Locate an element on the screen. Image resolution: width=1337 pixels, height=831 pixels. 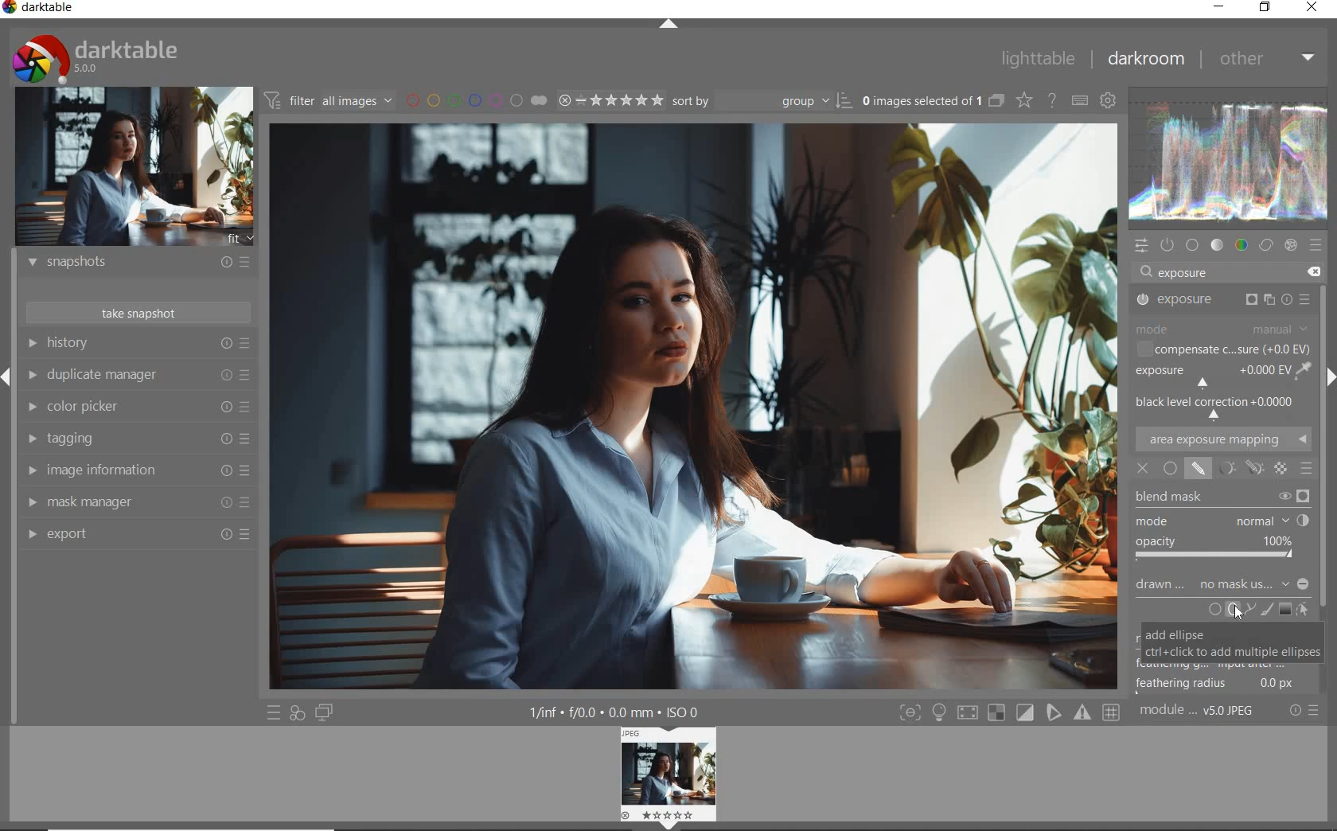
EXPOSURE is located at coordinates (1211, 376).